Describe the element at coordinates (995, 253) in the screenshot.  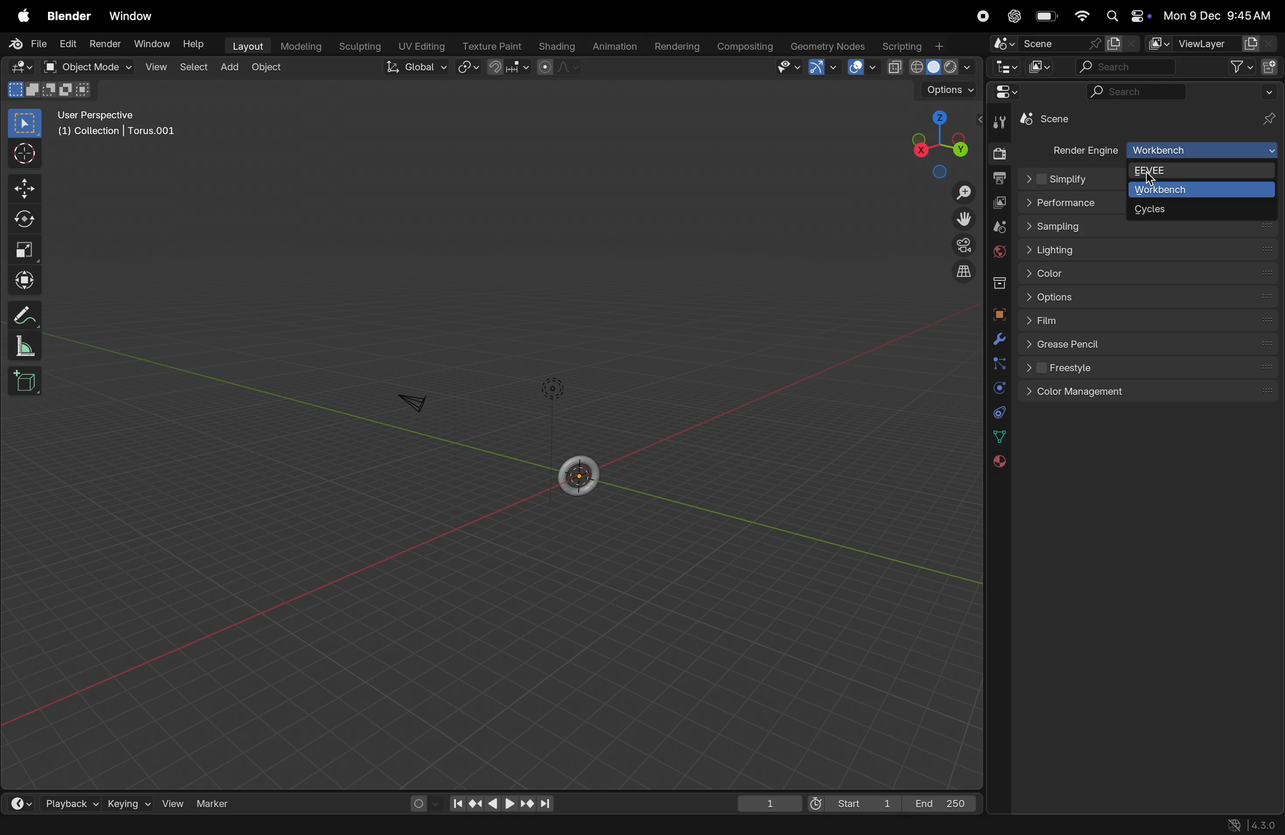
I see `world` at that location.